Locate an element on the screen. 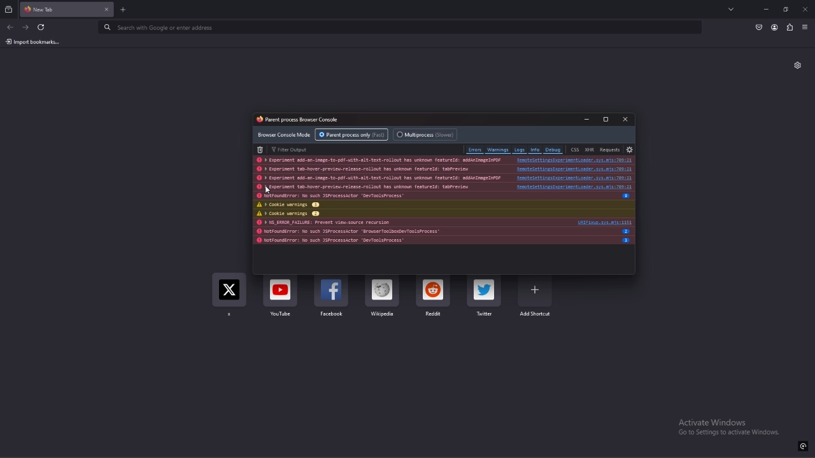 The image size is (815, 458). info is located at coordinates (535, 150).